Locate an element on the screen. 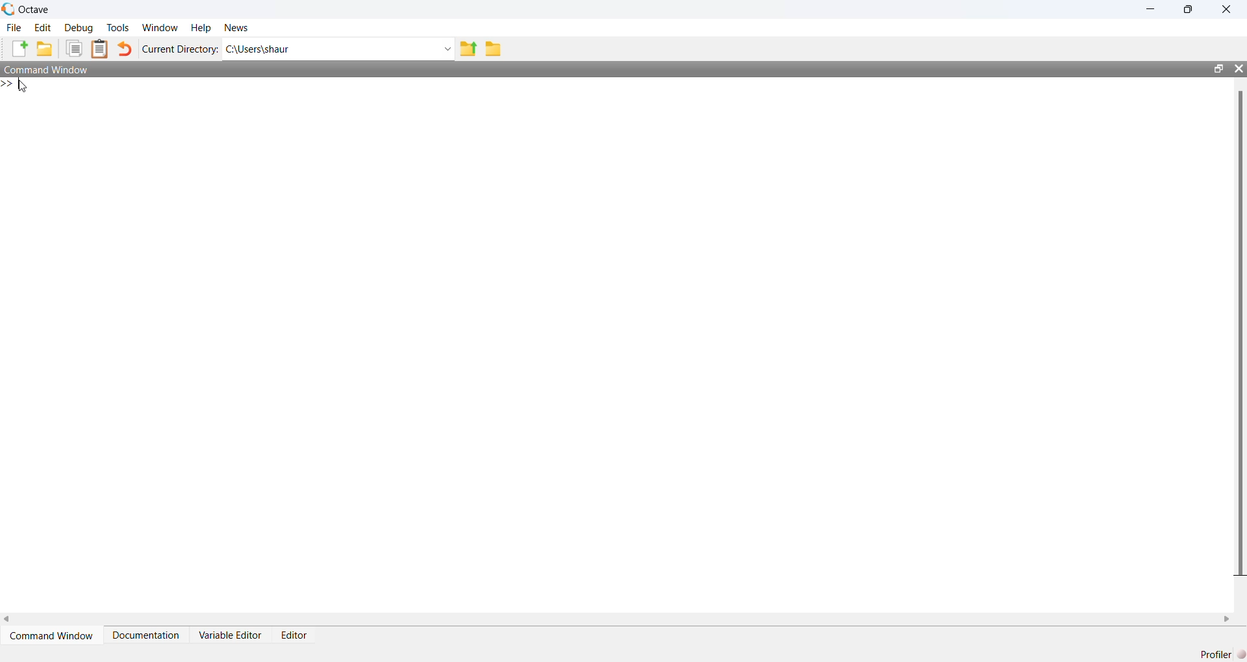 The width and height of the screenshot is (1247, 662). clip board is located at coordinates (100, 49).